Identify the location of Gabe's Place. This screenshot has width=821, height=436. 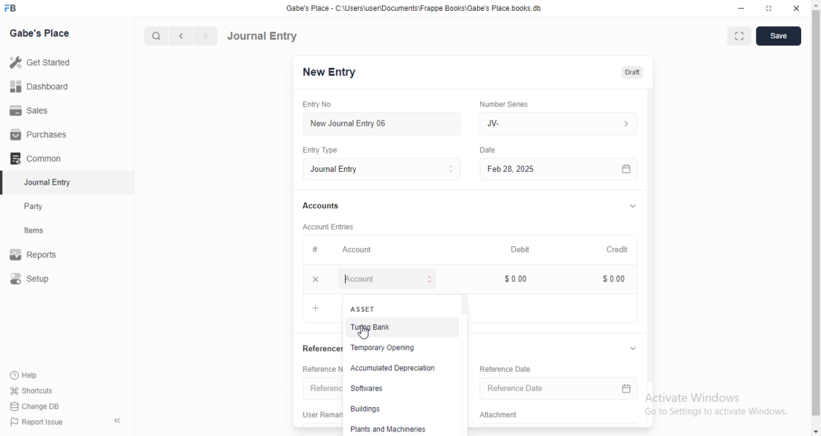
(40, 33).